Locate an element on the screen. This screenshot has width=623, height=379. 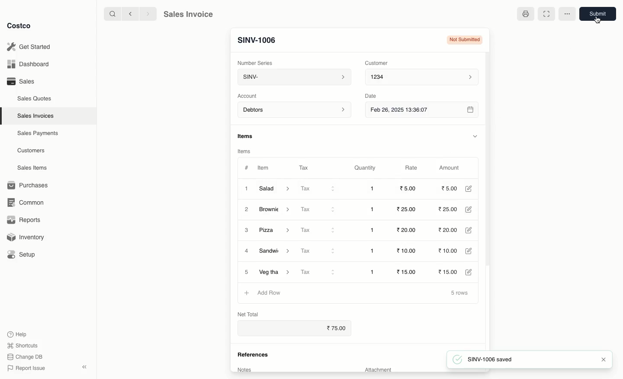
75.00 is located at coordinates (337, 327).